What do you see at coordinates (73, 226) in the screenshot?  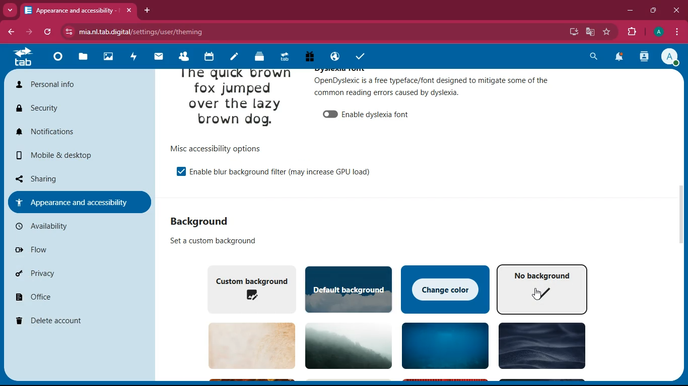 I see `availability` at bounding box center [73, 226].